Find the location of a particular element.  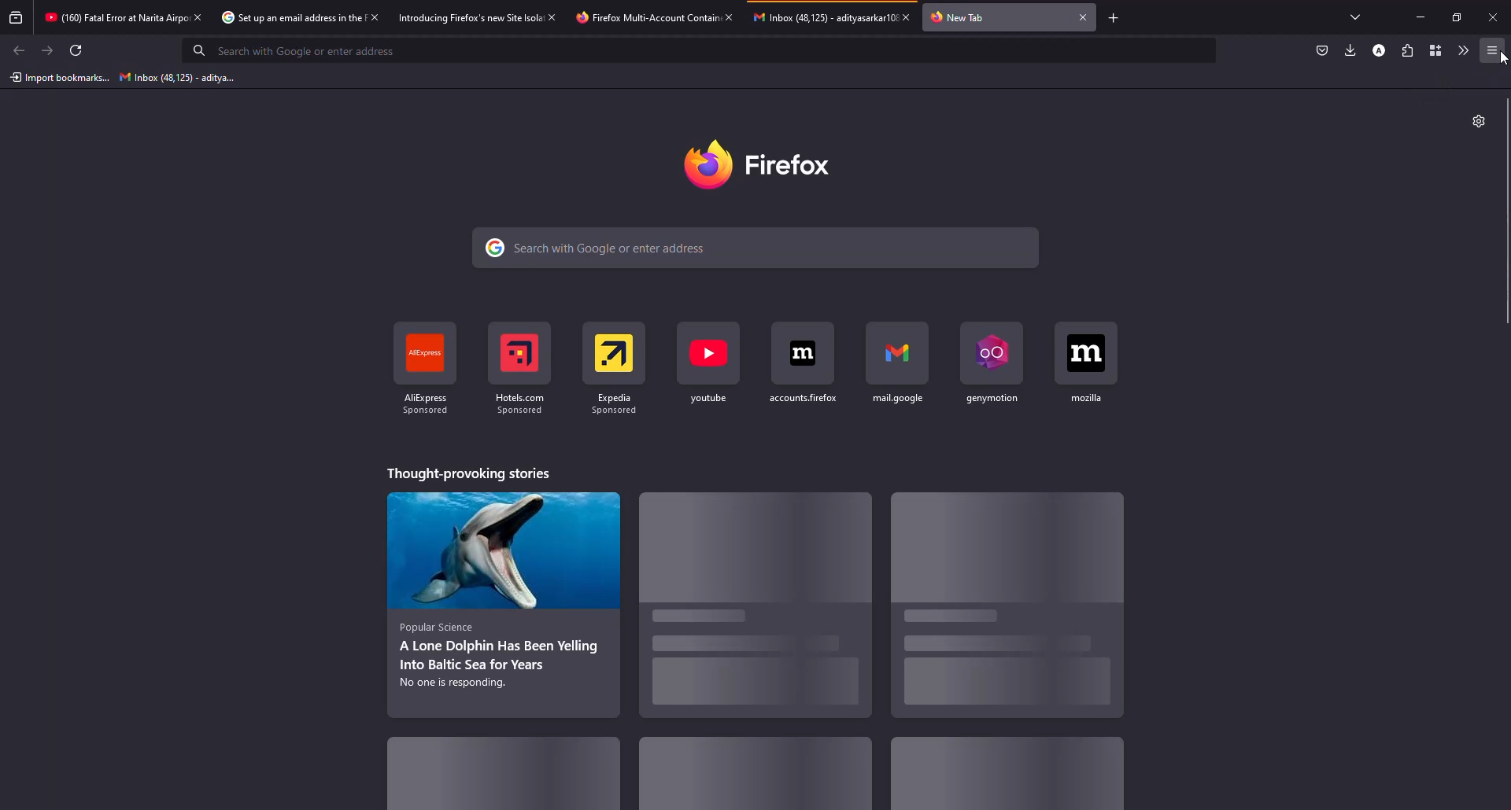

minimize is located at coordinates (1423, 17).